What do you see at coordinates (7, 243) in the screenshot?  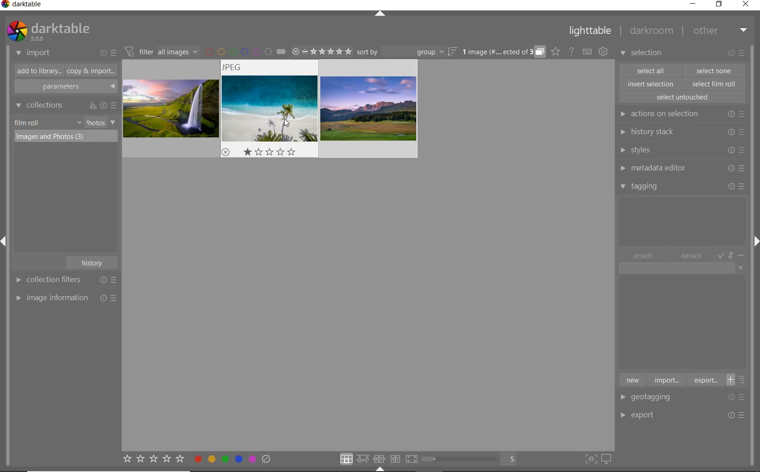 I see `Expand` at bounding box center [7, 243].